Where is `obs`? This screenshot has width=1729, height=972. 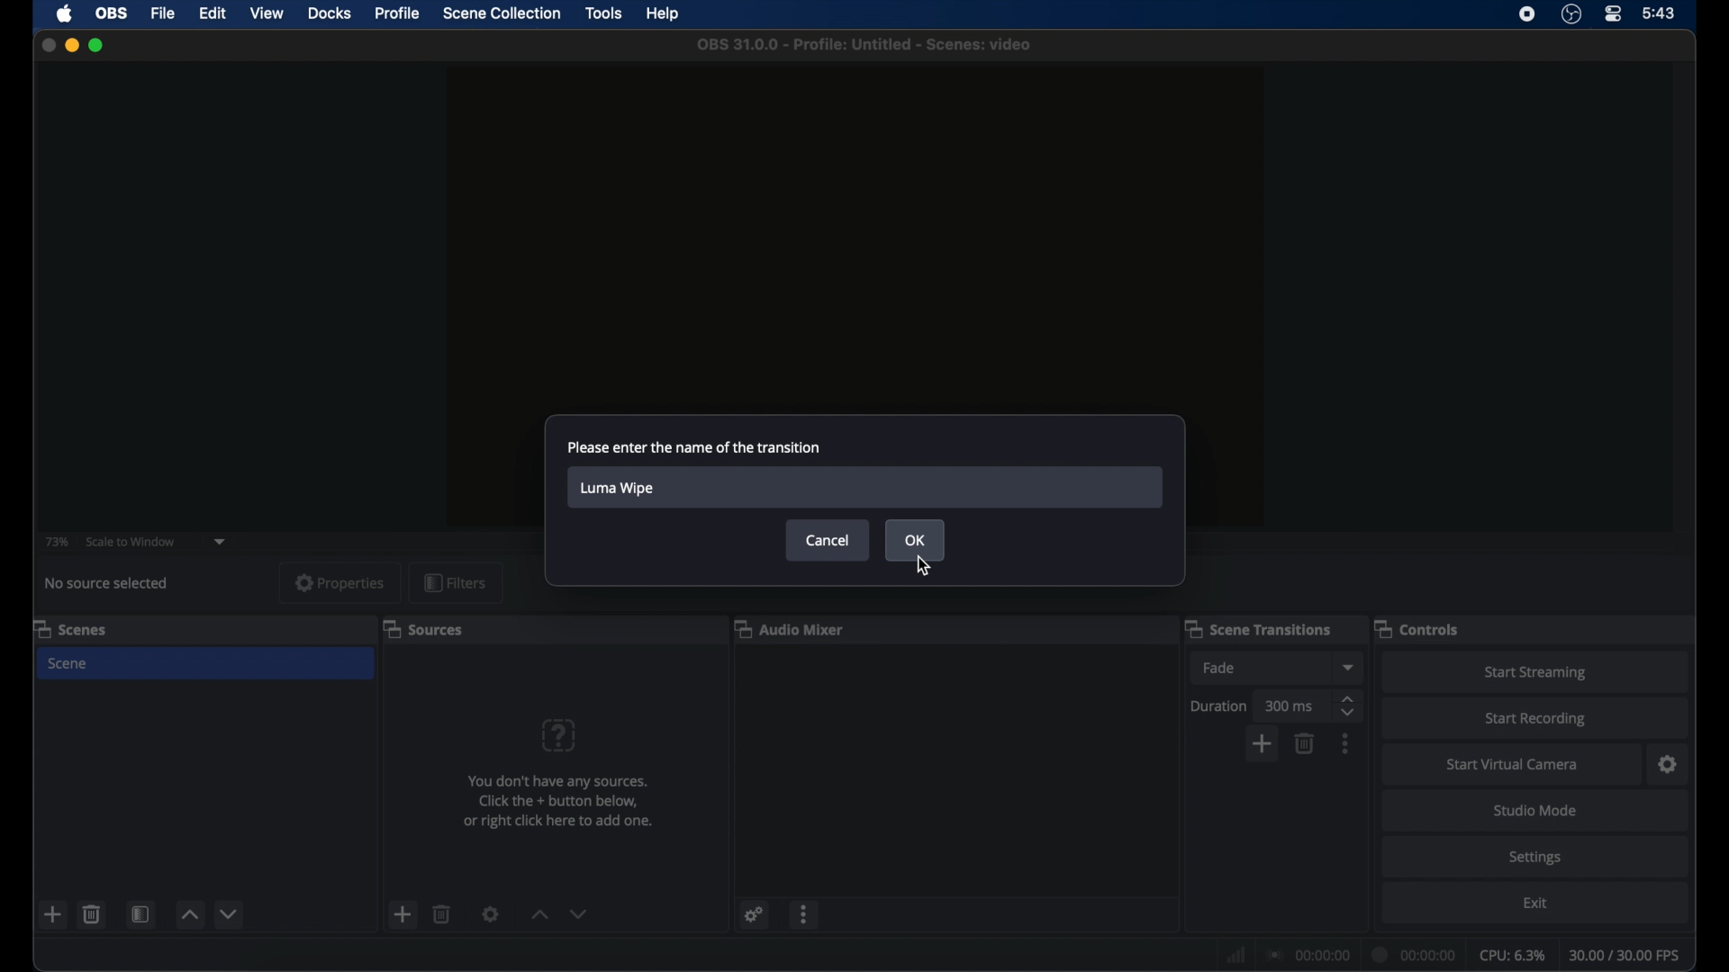 obs is located at coordinates (112, 13).